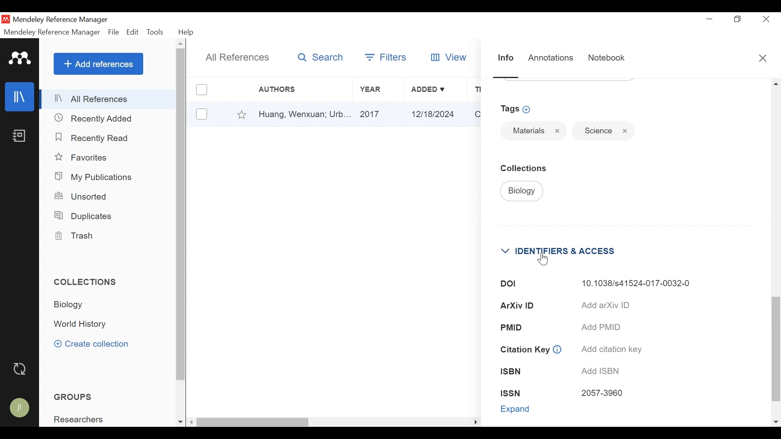 The width and height of the screenshot is (781, 439). I want to click on Add arXiv ID, so click(606, 305).